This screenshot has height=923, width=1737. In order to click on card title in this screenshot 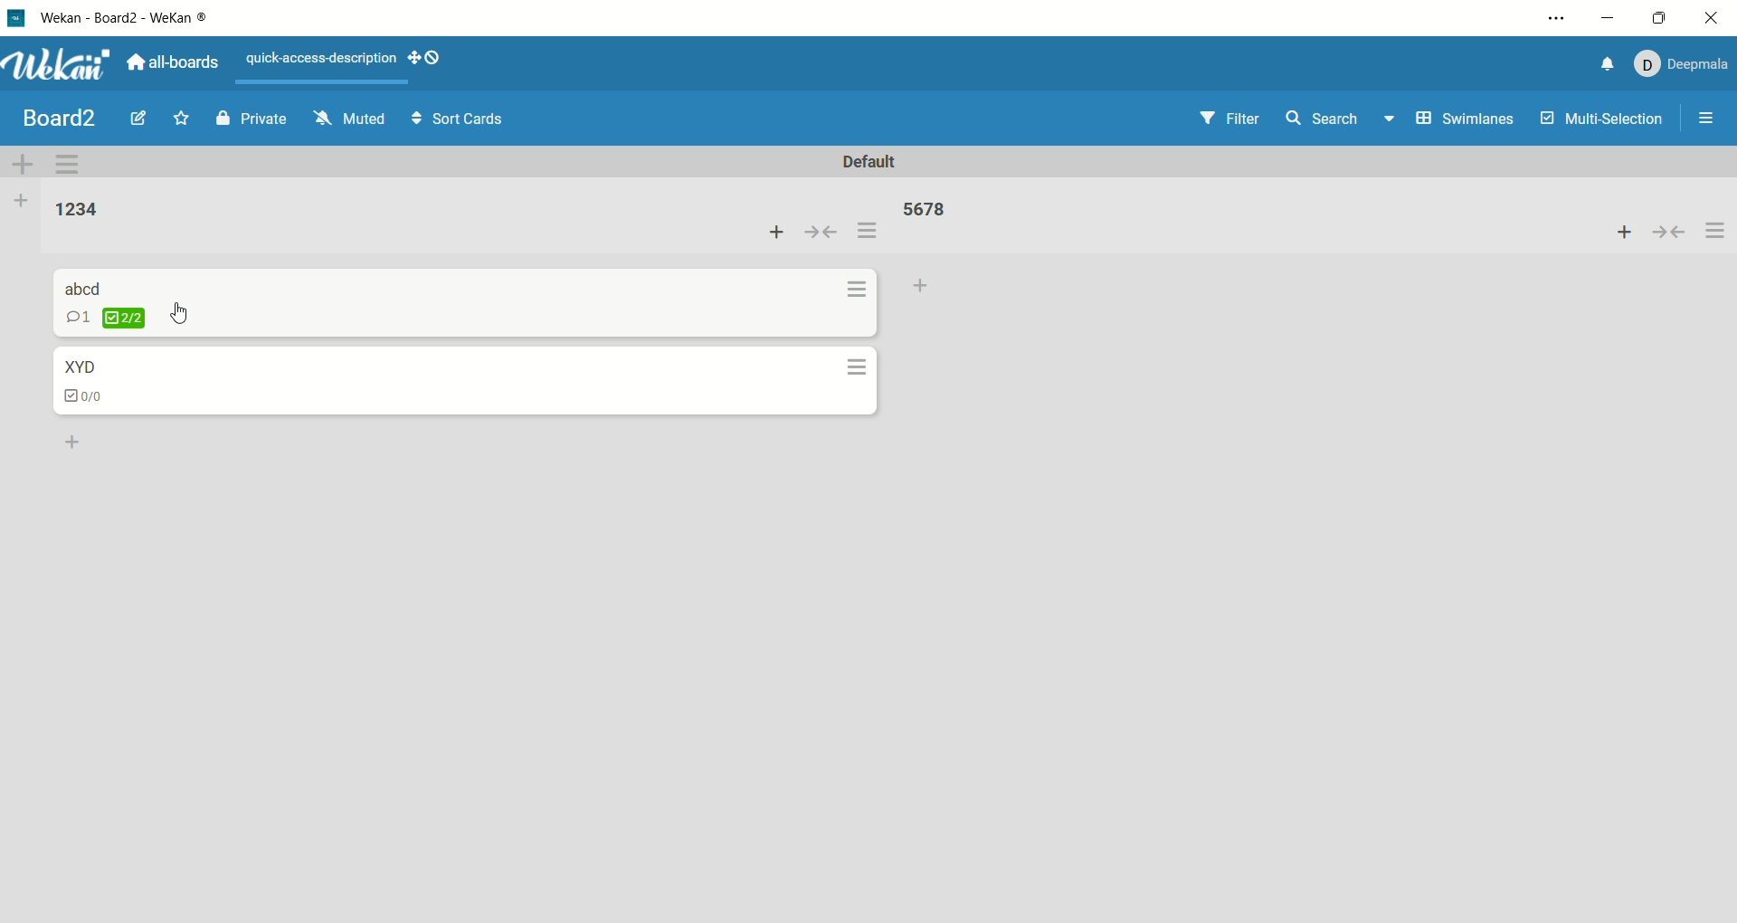, I will do `click(80, 366)`.